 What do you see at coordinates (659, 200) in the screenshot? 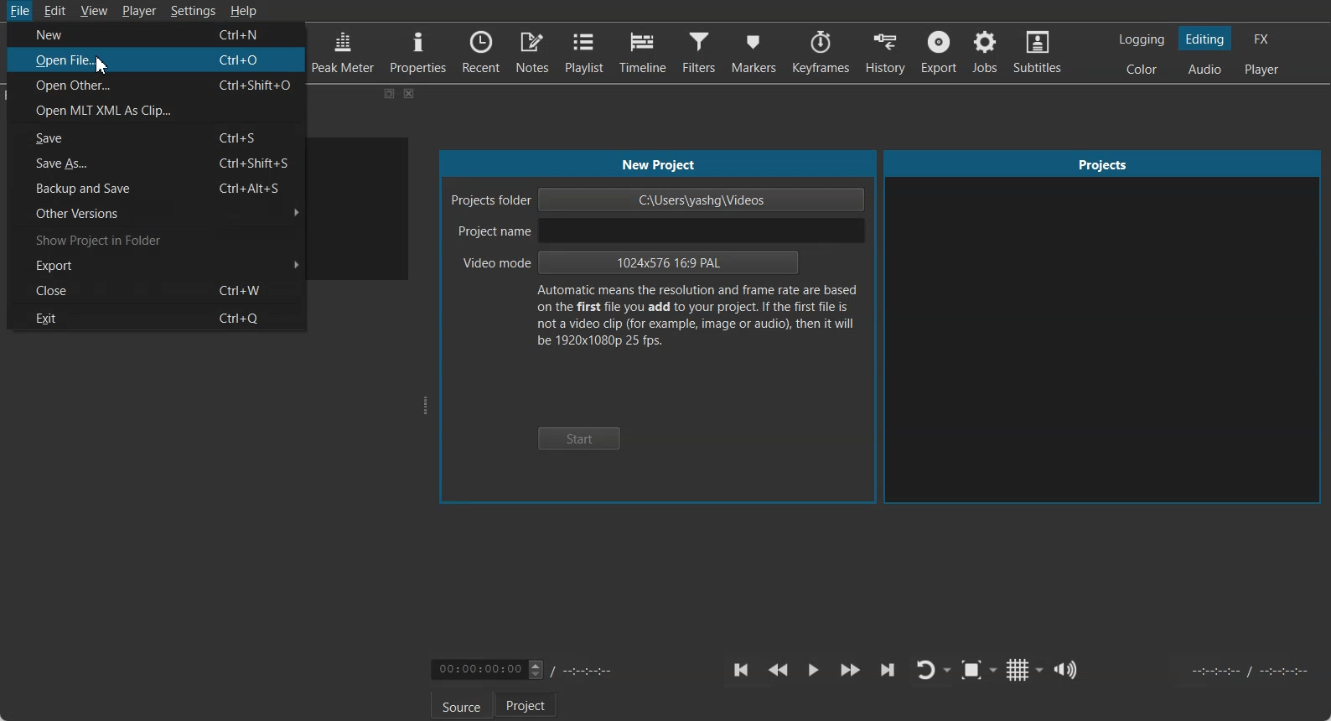
I see `Project folder` at bounding box center [659, 200].